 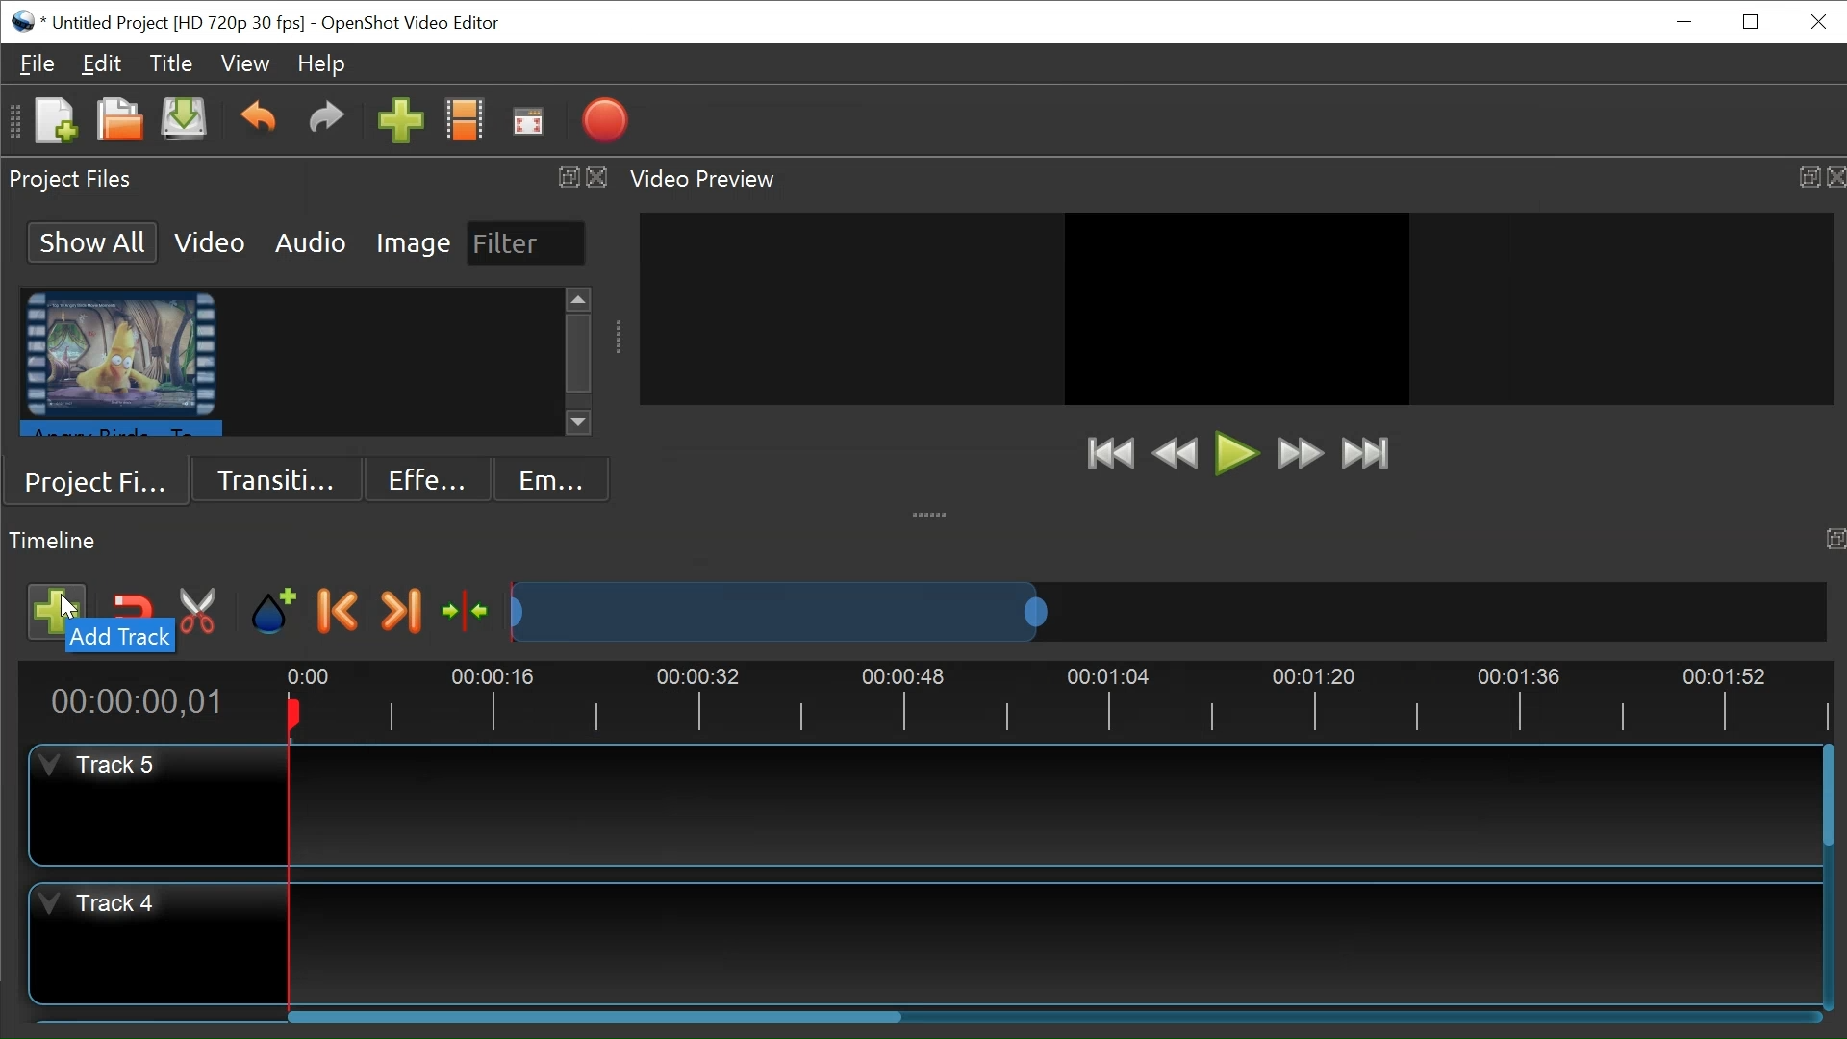 What do you see at coordinates (55, 120) in the screenshot?
I see `New File` at bounding box center [55, 120].